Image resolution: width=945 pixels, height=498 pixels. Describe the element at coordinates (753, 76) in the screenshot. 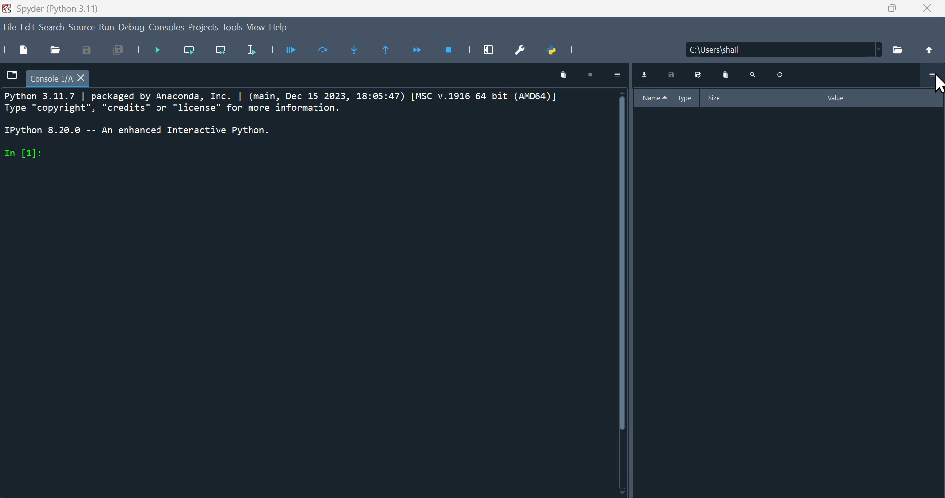

I see `Search` at that location.